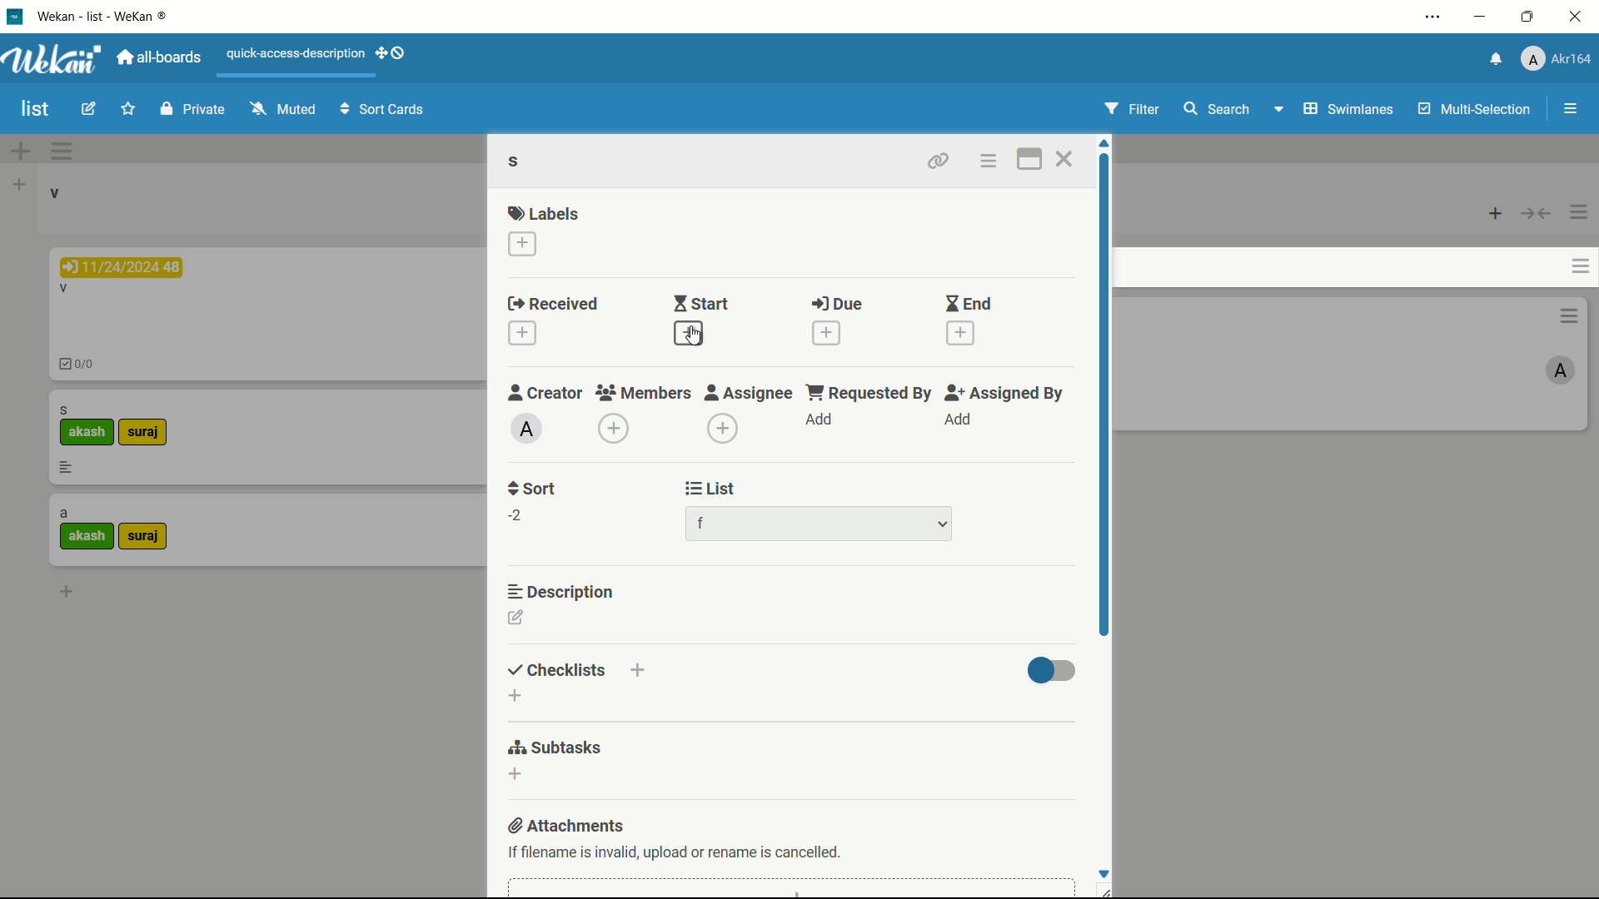  Describe the element at coordinates (393, 52) in the screenshot. I see `show desktop drag handles` at that location.